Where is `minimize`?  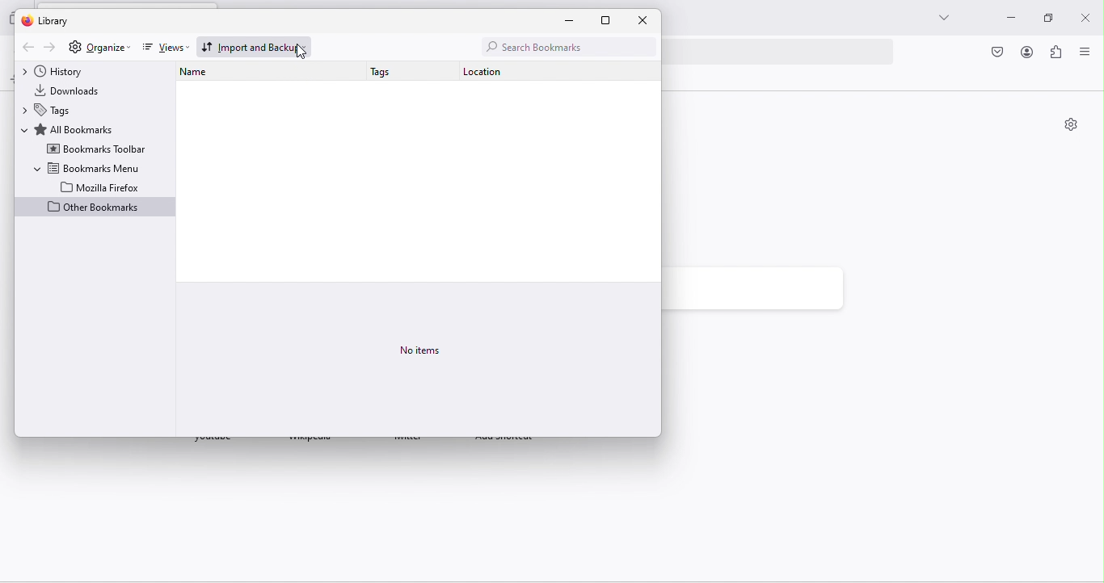
minimize is located at coordinates (1010, 19).